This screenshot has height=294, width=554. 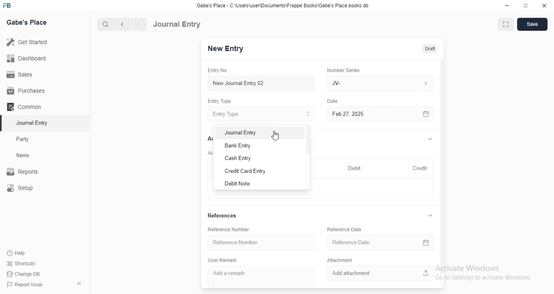 What do you see at coordinates (382, 114) in the screenshot?
I see `Feb 27, 2025` at bounding box center [382, 114].